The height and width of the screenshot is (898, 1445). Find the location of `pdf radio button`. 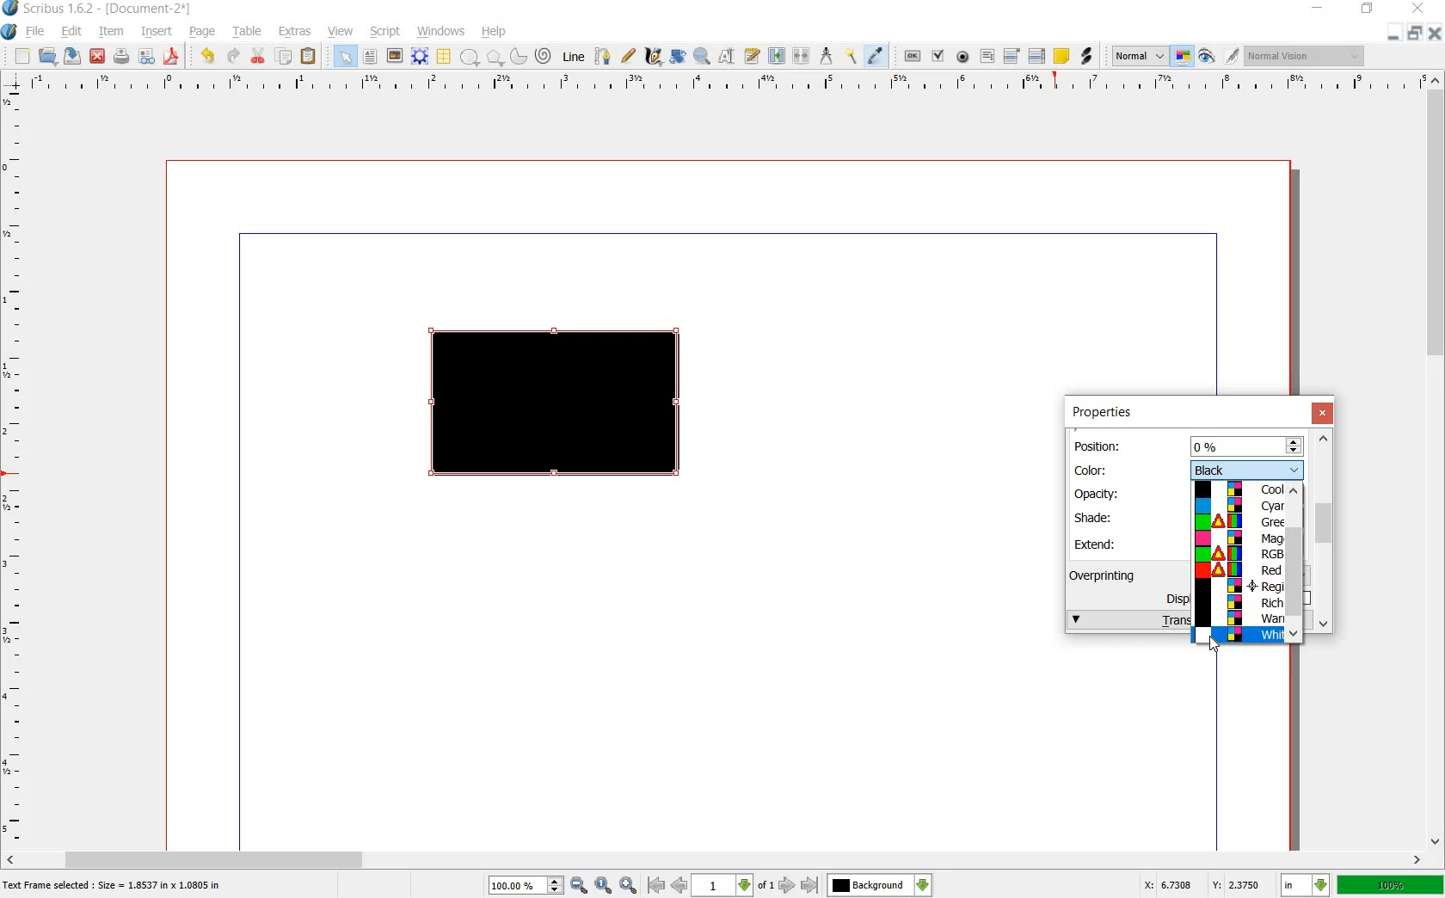

pdf radio button is located at coordinates (963, 57).